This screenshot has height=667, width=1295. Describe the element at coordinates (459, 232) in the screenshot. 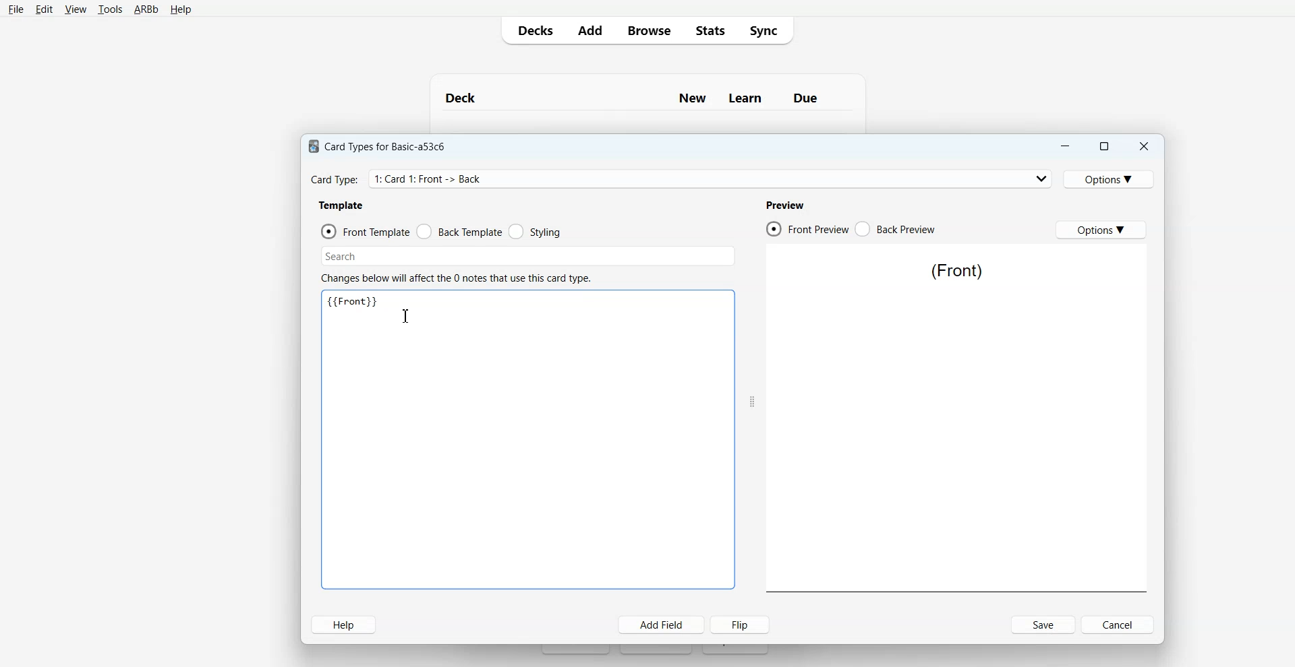

I see `Back Template` at that location.